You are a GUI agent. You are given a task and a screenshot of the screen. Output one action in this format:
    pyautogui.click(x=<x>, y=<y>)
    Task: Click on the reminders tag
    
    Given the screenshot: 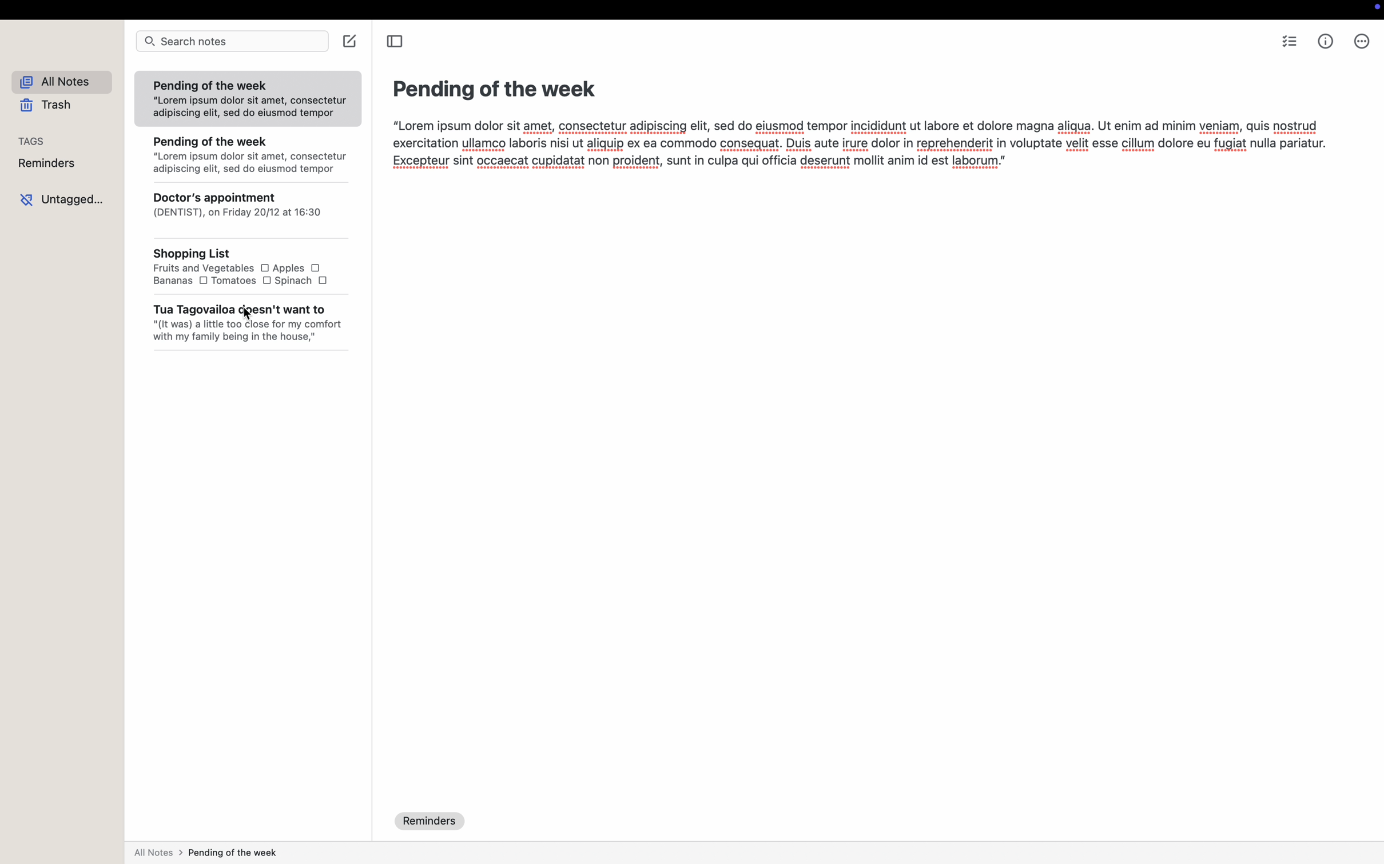 What is the action you would take?
    pyautogui.click(x=431, y=822)
    